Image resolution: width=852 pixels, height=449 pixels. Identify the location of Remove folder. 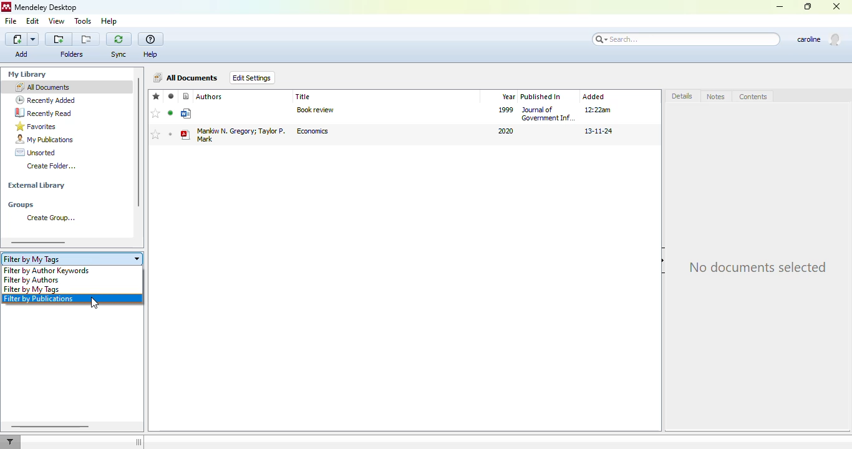
(86, 39).